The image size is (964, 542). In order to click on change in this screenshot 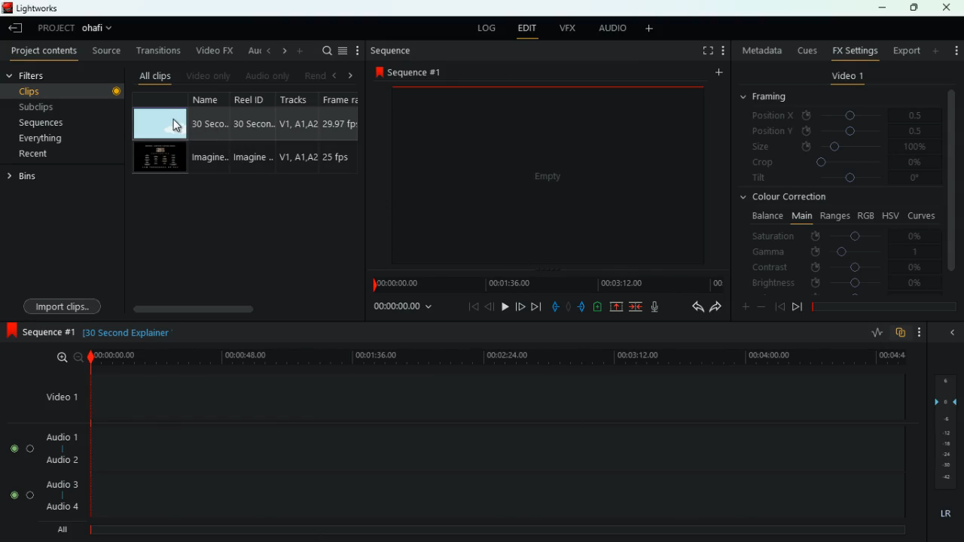, I will do `click(282, 51)`.